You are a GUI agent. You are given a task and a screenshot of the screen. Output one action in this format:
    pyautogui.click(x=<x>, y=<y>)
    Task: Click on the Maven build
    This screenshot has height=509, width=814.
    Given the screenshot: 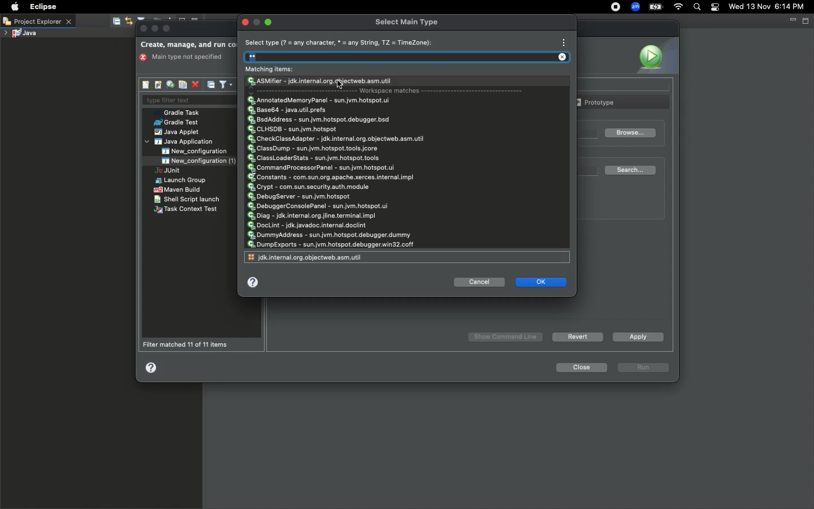 What is the action you would take?
    pyautogui.click(x=177, y=189)
    